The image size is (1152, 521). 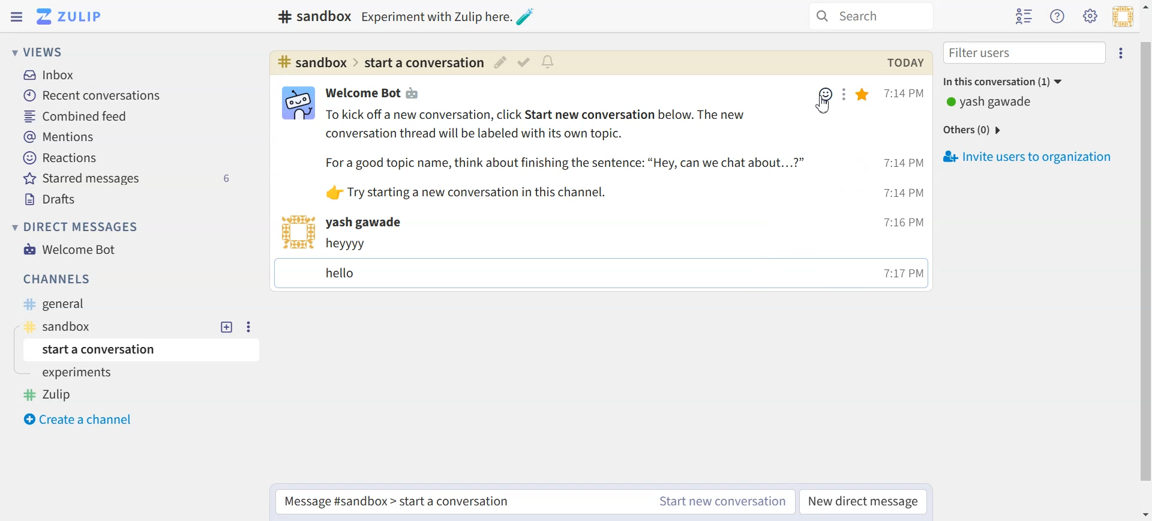 I want to click on Channels, so click(x=59, y=279).